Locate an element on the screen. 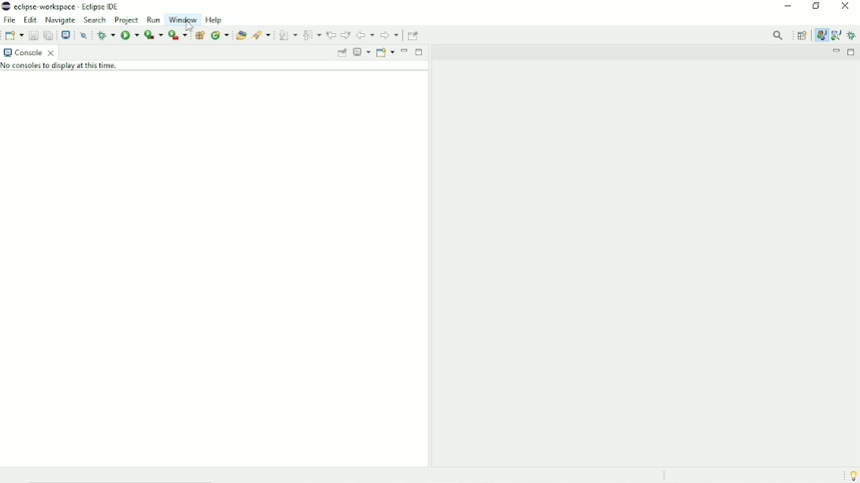  Next Annotation is located at coordinates (287, 35).